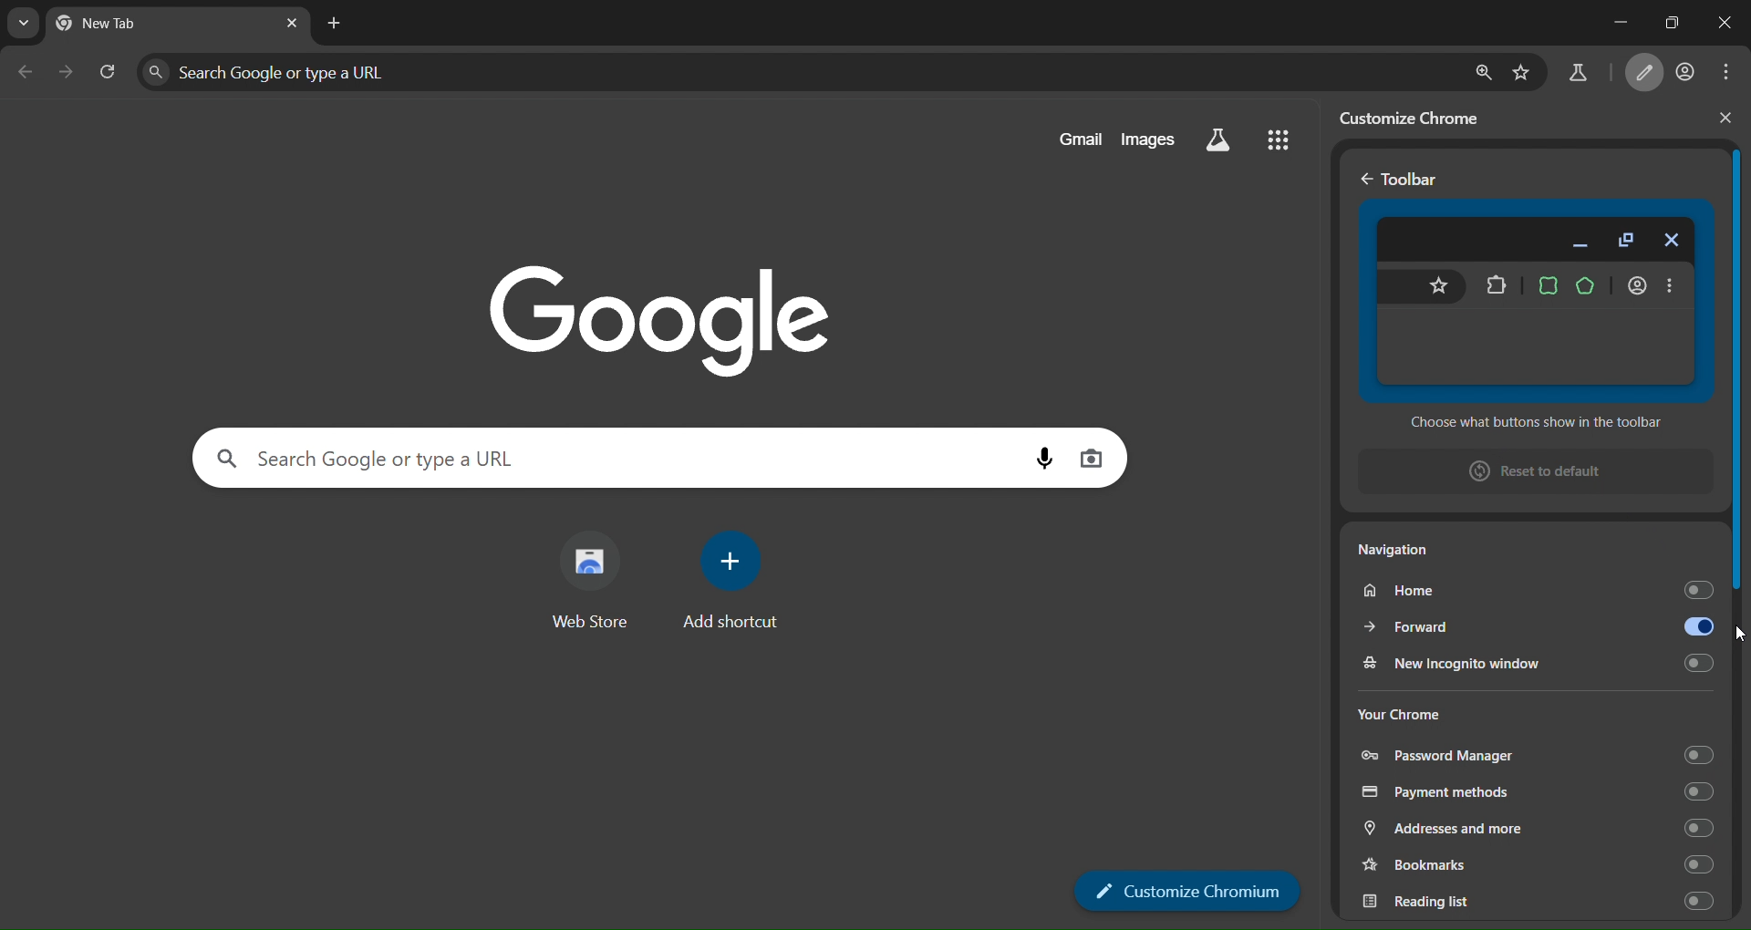 This screenshot has height=930, width=1751. I want to click on bookmark page, so click(1522, 71).